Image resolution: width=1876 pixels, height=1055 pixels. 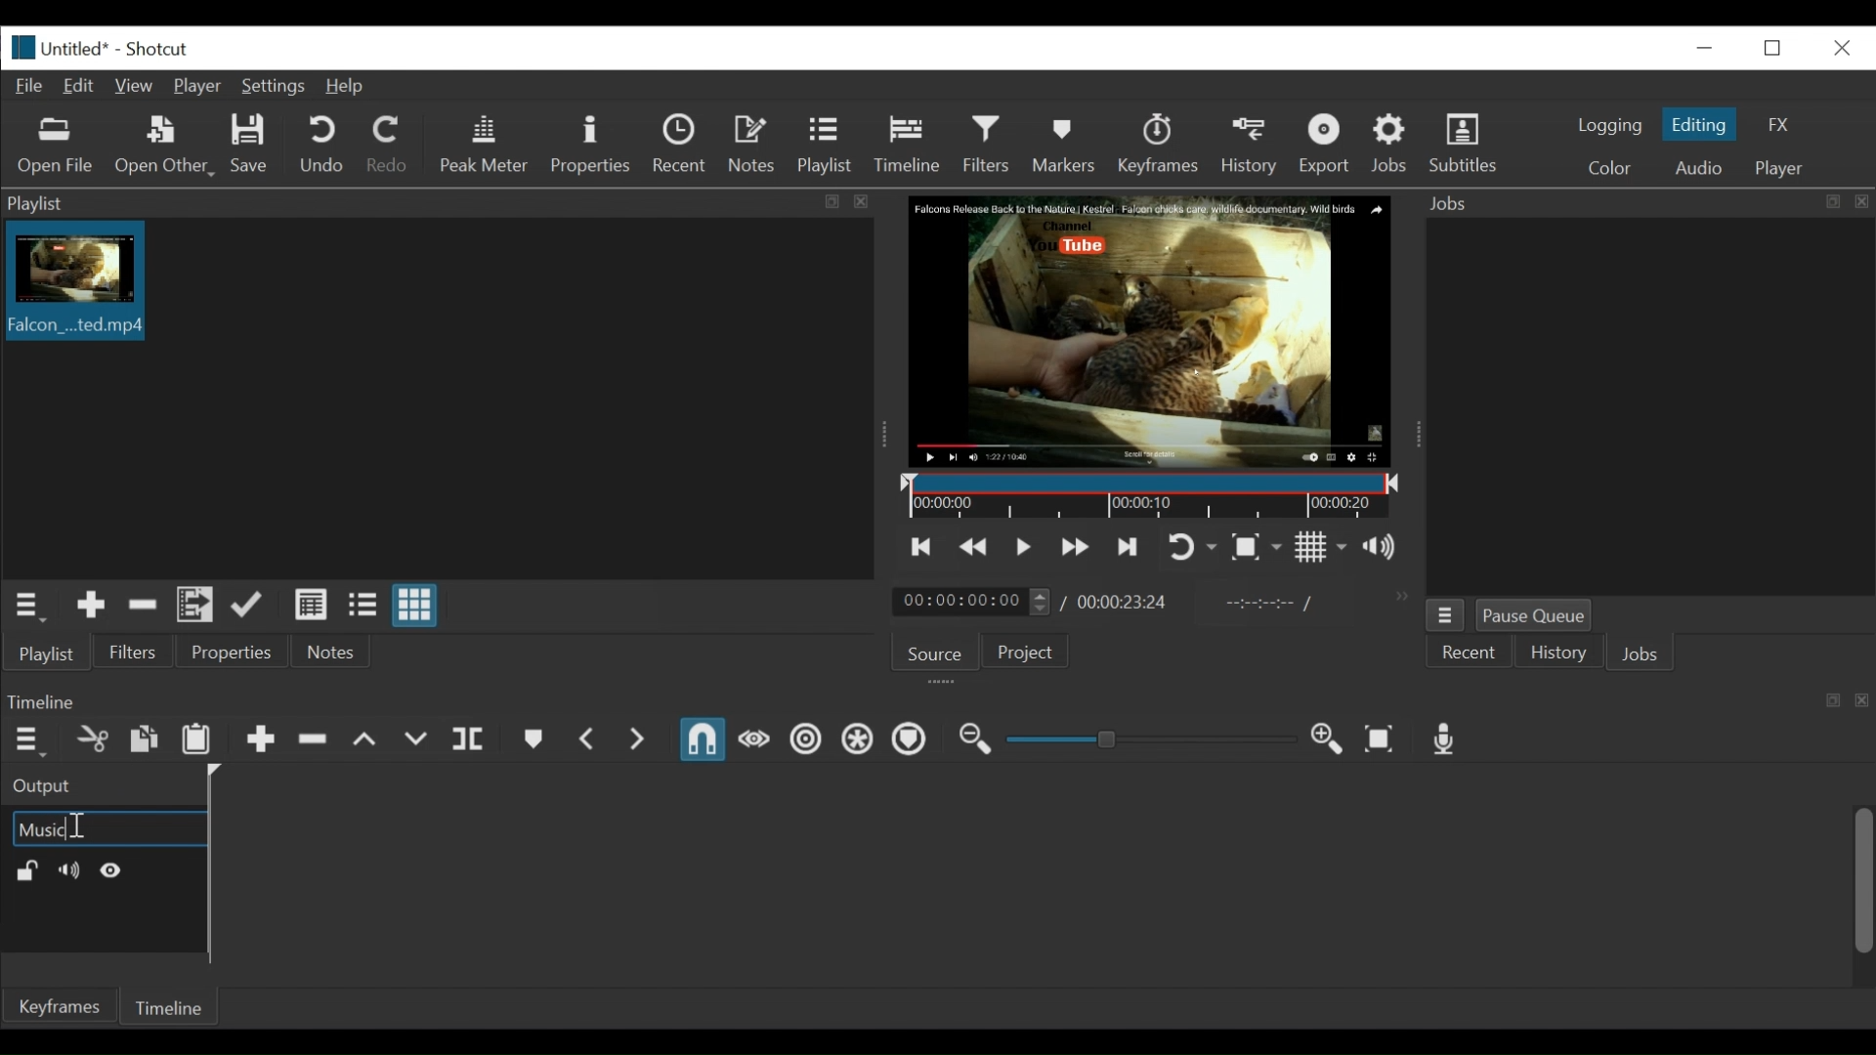 I want to click on Markers, so click(x=1068, y=147).